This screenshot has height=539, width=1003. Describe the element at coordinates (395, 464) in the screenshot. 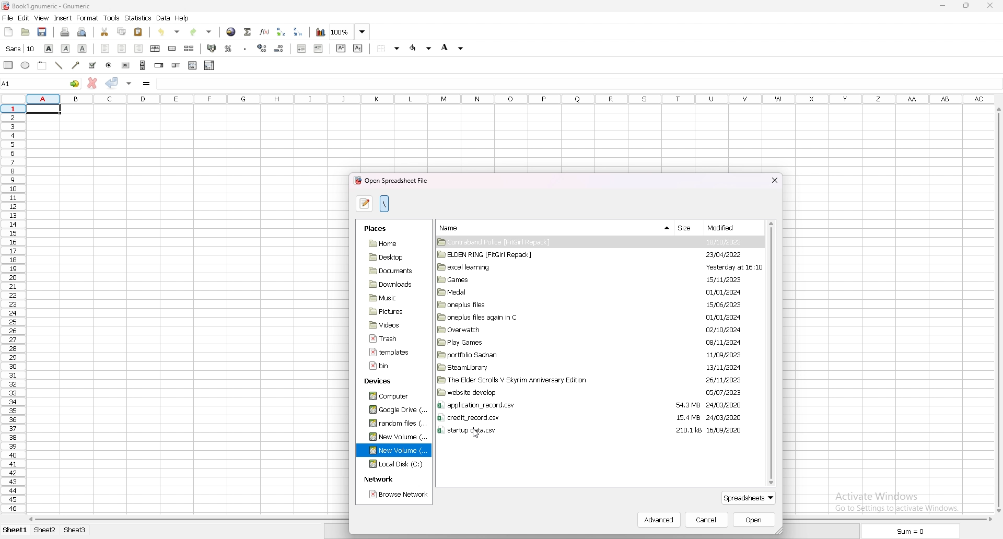

I see `folder` at that location.